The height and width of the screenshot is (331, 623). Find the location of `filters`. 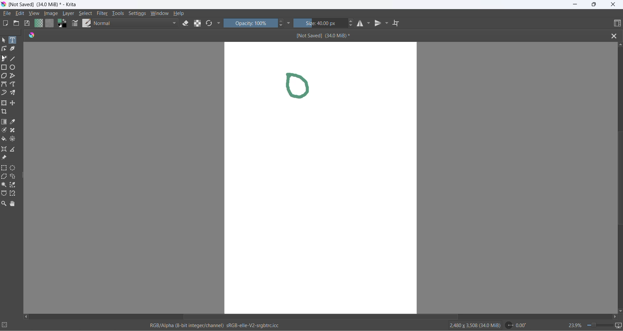

filters is located at coordinates (103, 14).